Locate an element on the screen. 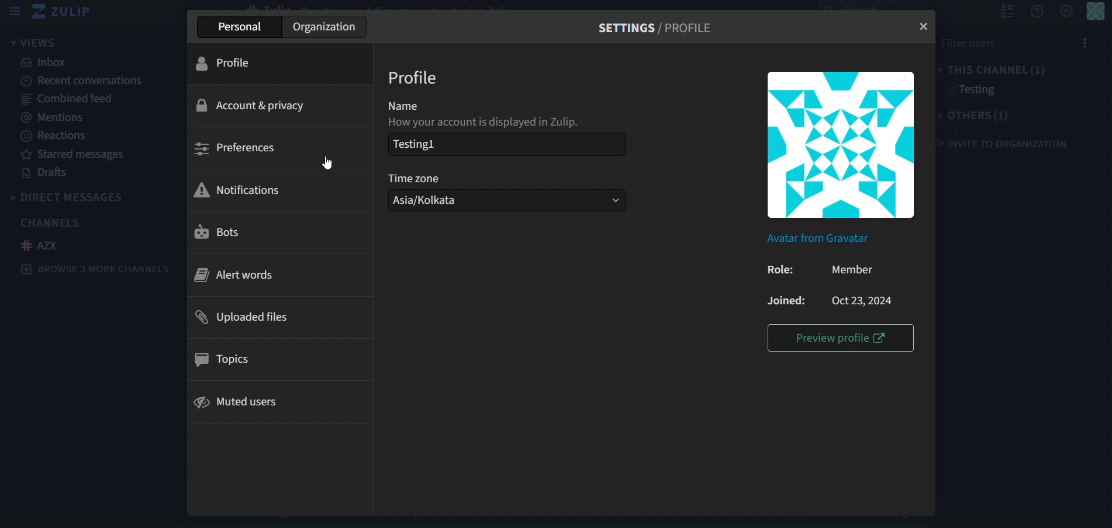 The width and height of the screenshot is (1112, 528). sidebar is located at coordinates (14, 11).